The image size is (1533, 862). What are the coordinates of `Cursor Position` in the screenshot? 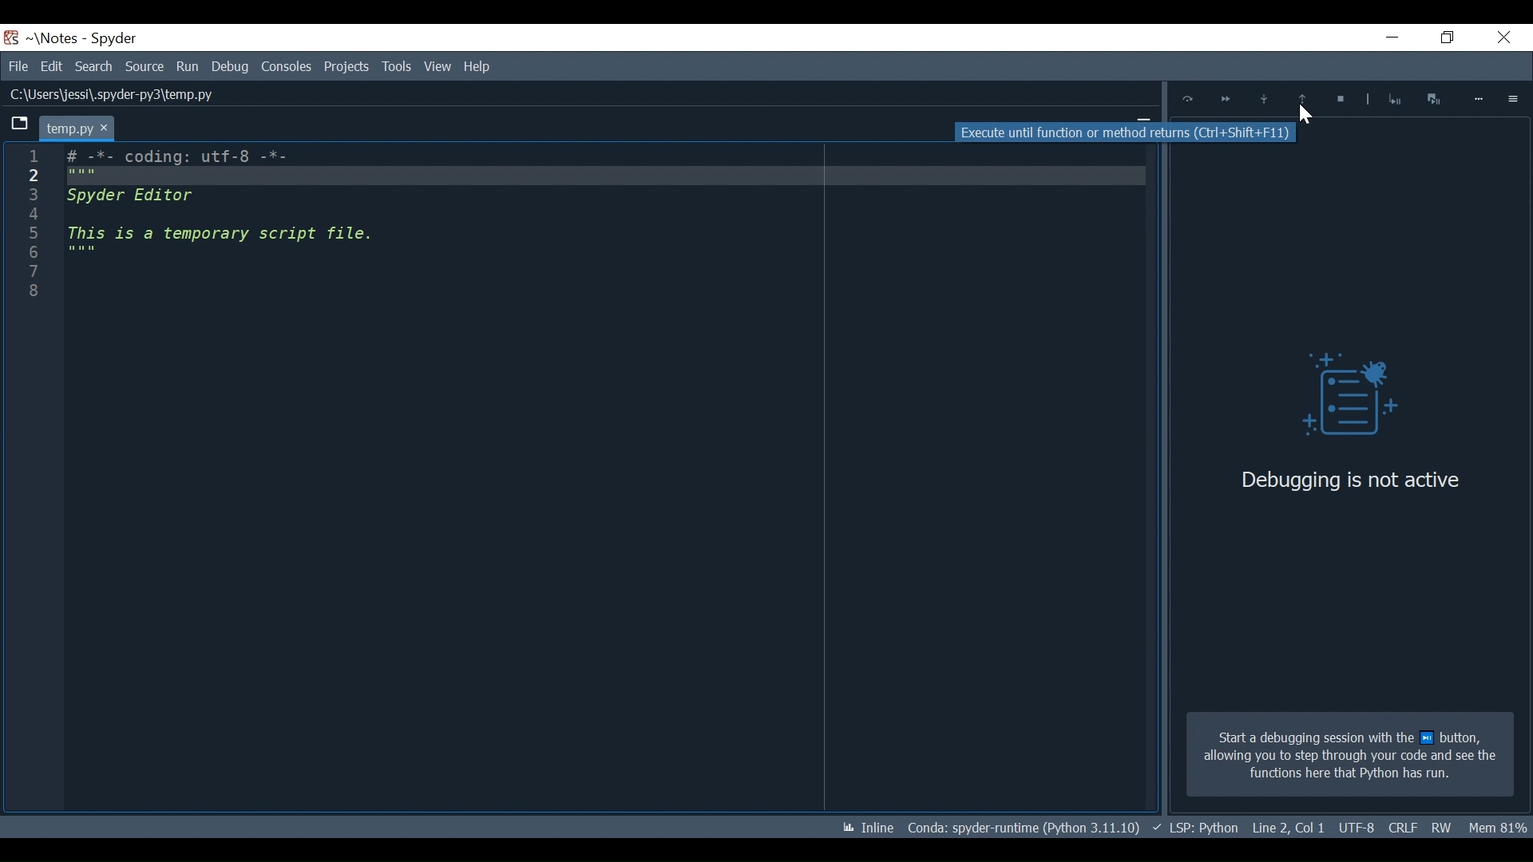 It's located at (1356, 828).